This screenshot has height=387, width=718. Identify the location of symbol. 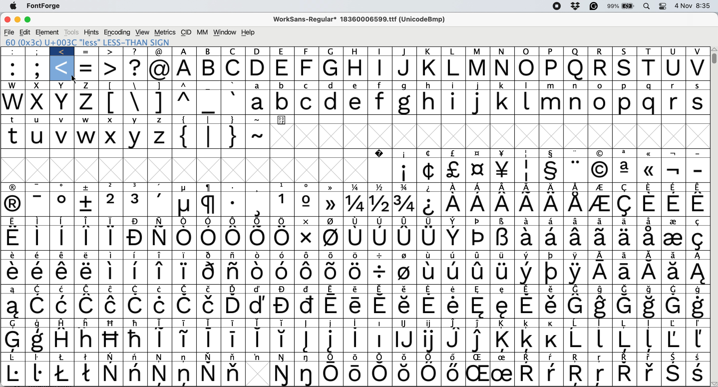
(307, 306).